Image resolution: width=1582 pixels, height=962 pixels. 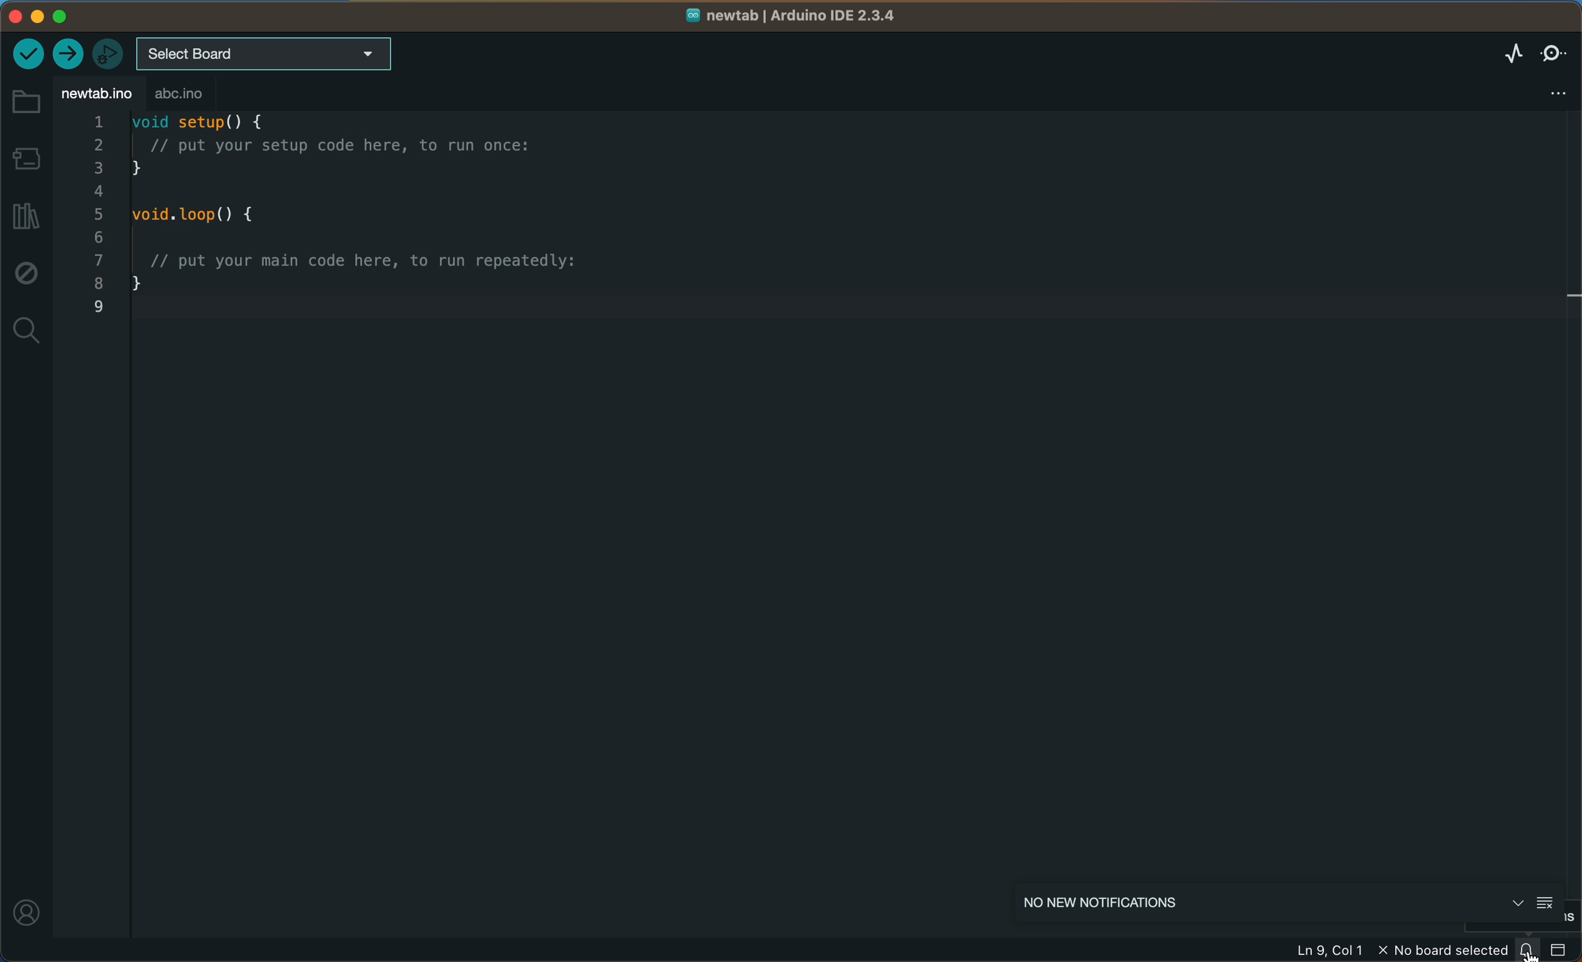 What do you see at coordinates (1513, 902) in the screenshot?
I see `close` at bounding box center [1513, 902].